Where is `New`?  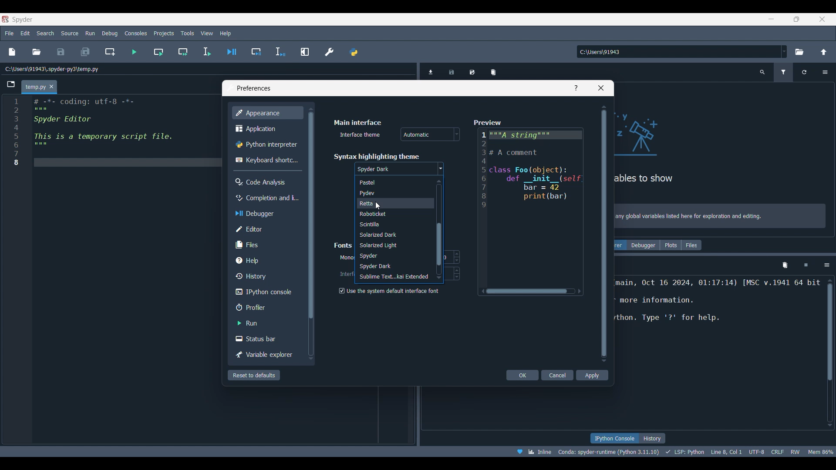 New is located at coordinates (11, 52).